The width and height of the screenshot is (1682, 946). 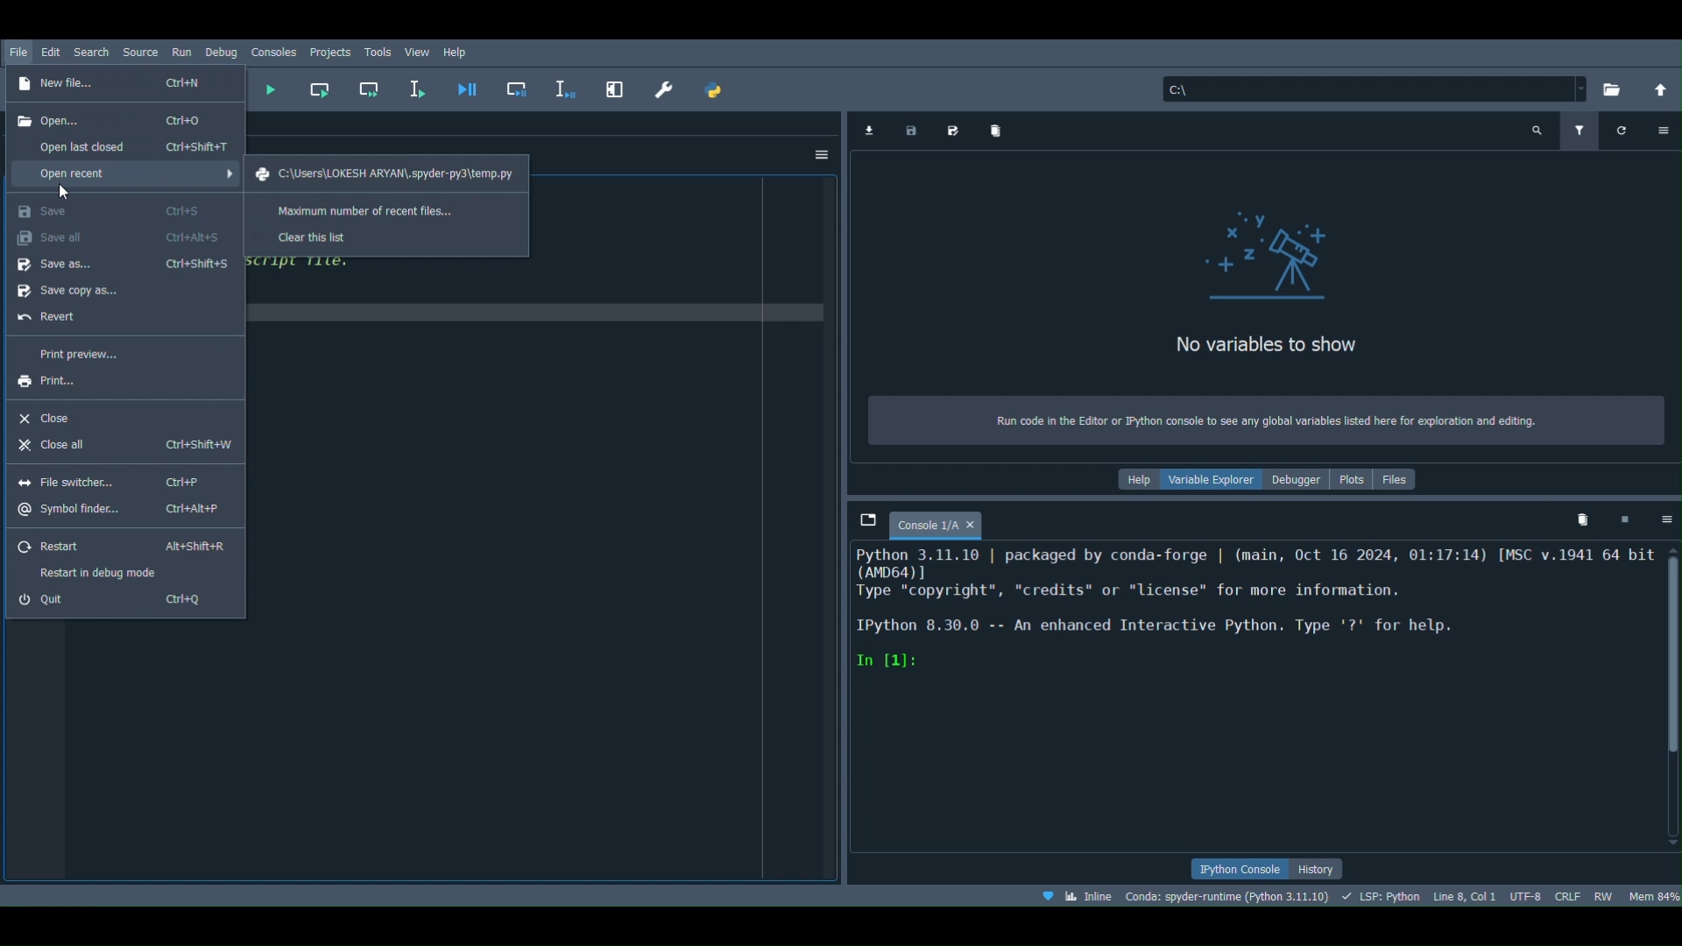 What do you see at coordinates (971, 524) in the screenshot?
I see `close` at bounding box center [971, 524].